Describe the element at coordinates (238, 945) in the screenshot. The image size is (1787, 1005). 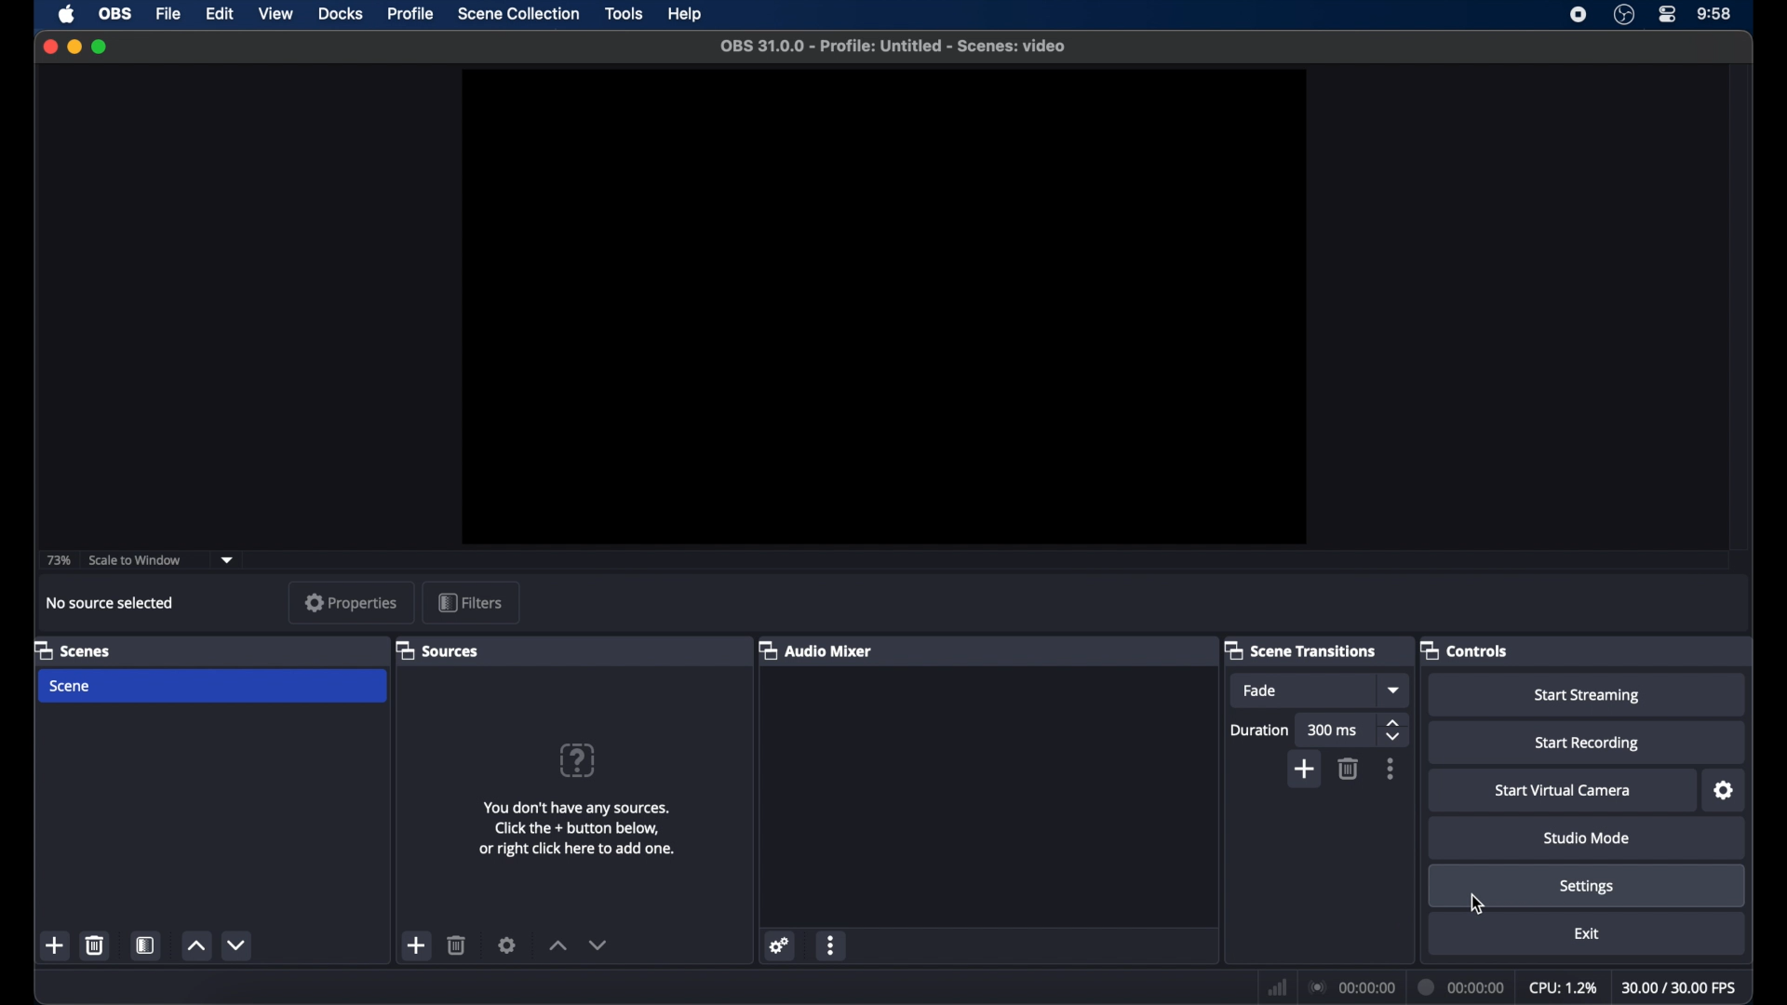
I see `decrement` at that location.